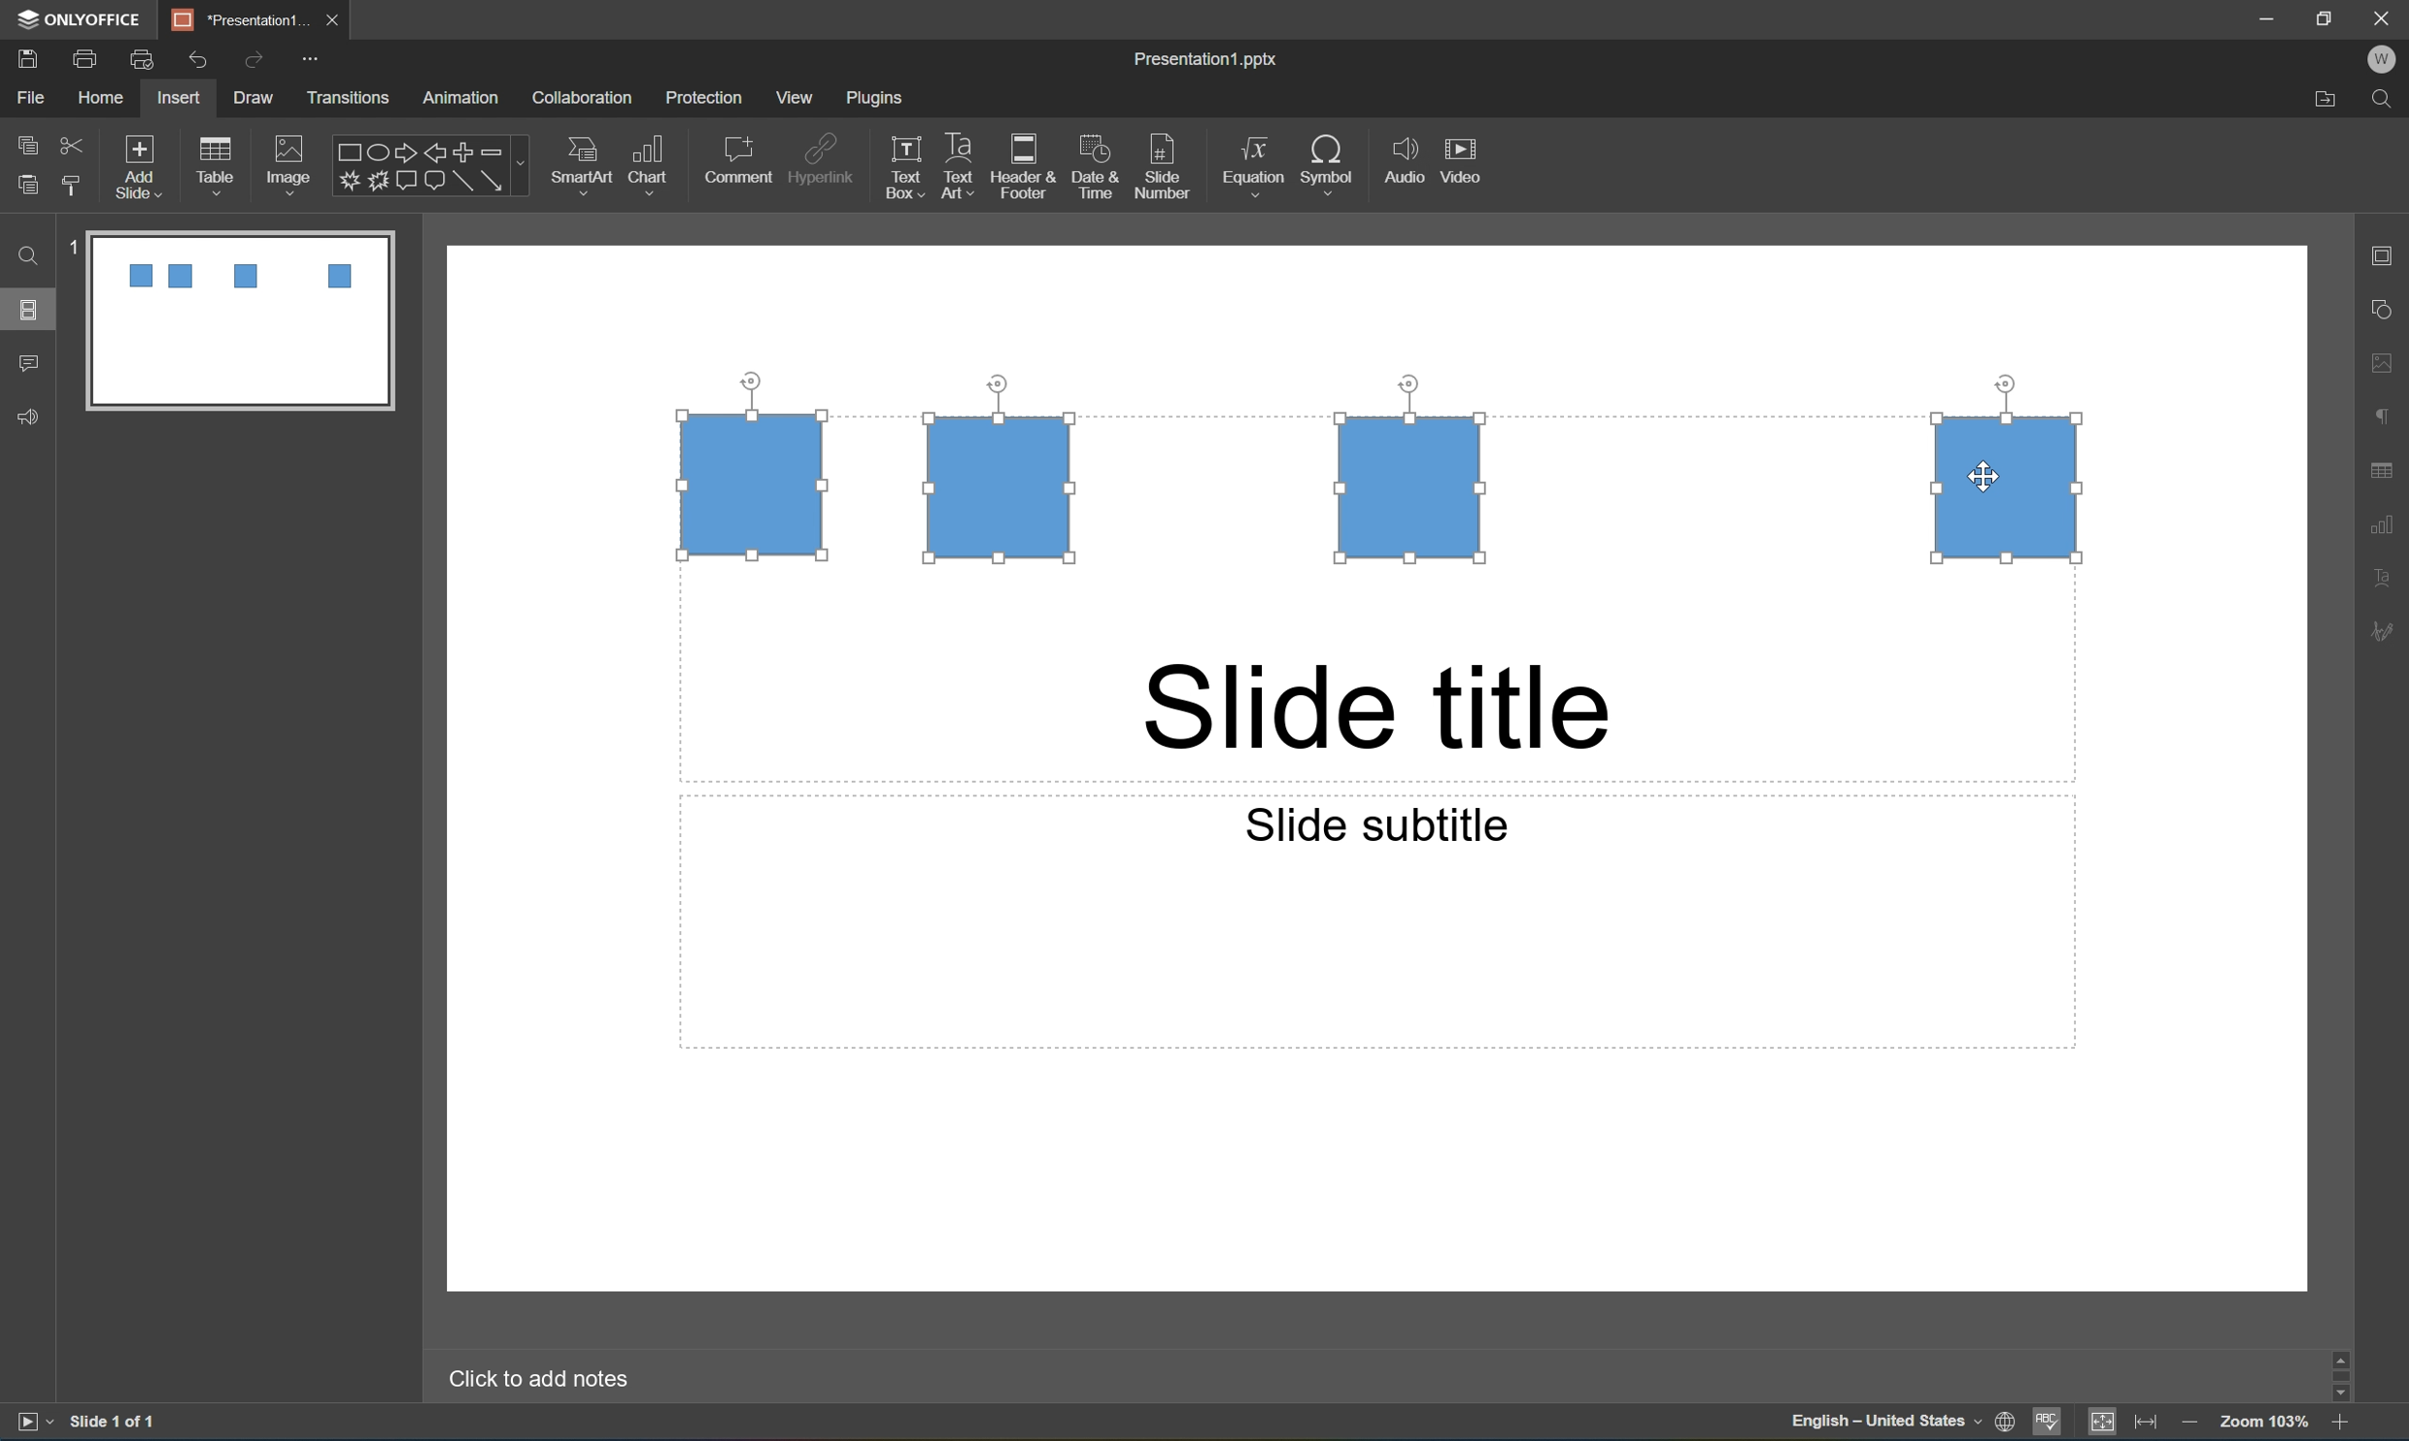 The width and height of the screenshot is (2409, 1441). Describe the element at coordinates (953, 168) in the screenshot. I see `text art` at that location.